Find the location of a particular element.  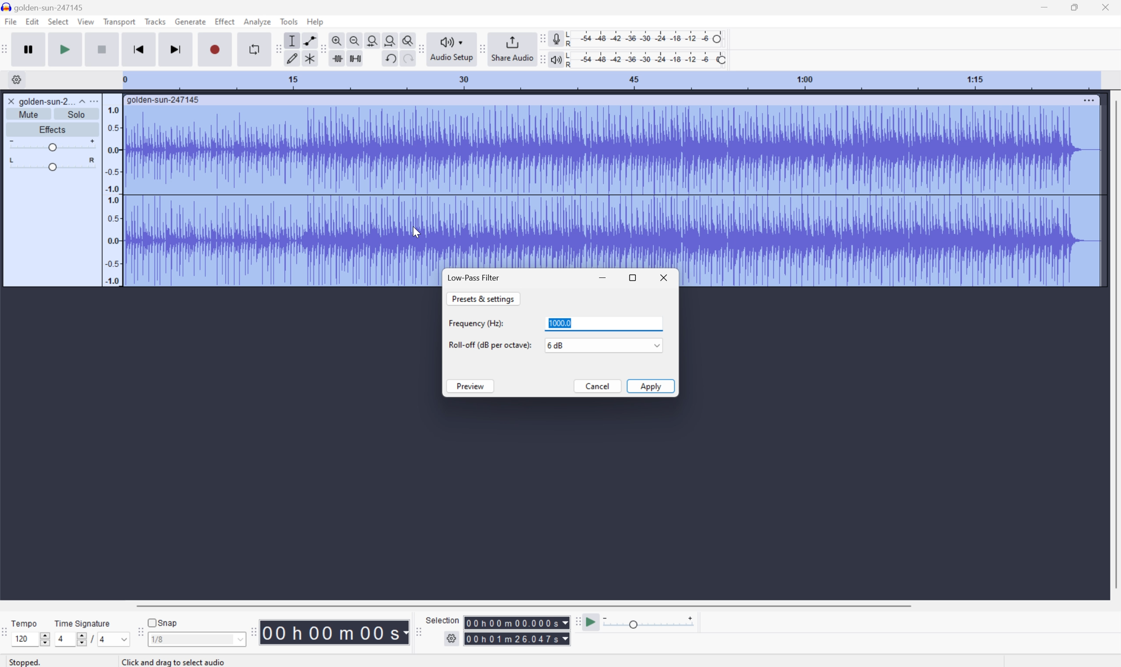

Audio is located at coordinates (612, 187).